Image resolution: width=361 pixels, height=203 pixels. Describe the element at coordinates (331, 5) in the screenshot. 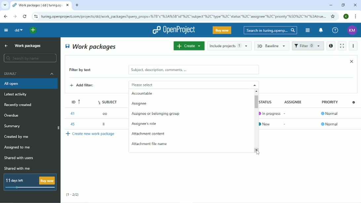

I see `Minimize` at that location.